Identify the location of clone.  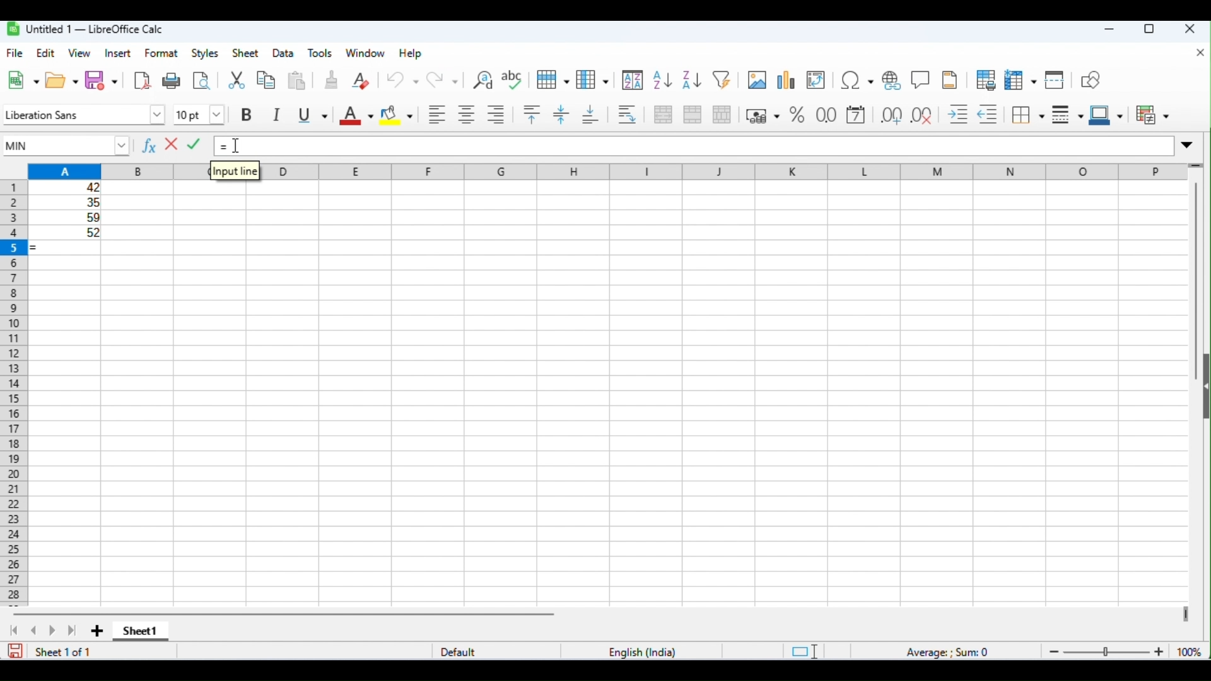
(332, 80).